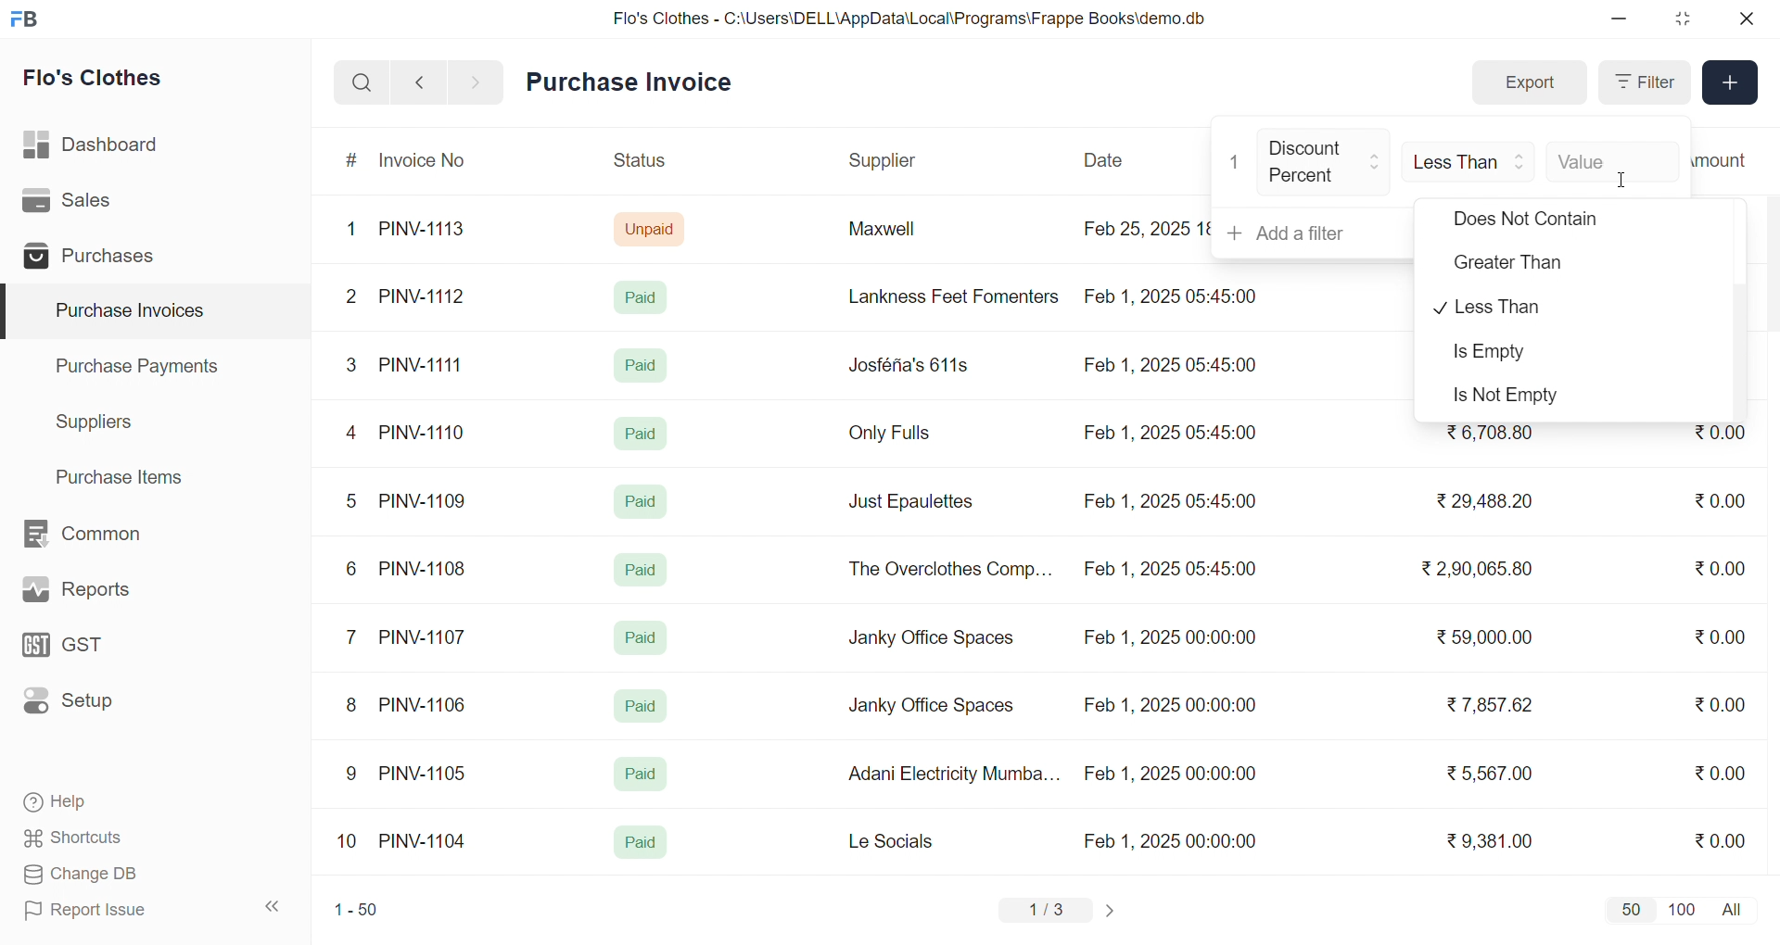  Describe the element at coordinates (98, 594) in the screenshot. I see `Reports` at that location.